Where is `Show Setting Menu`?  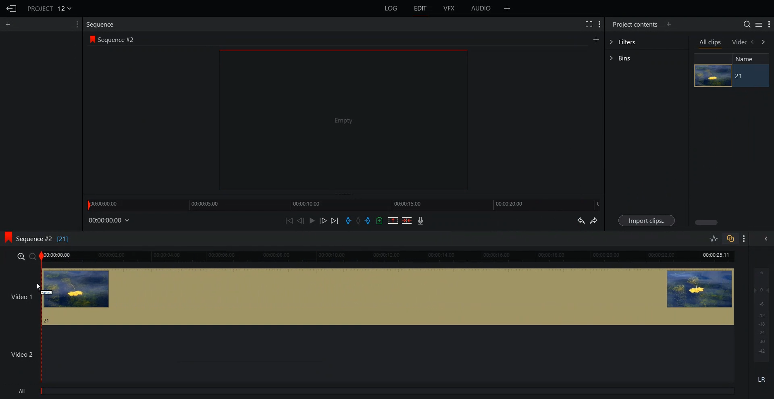 Show Setting Menu is located at coordinates (599, 25).